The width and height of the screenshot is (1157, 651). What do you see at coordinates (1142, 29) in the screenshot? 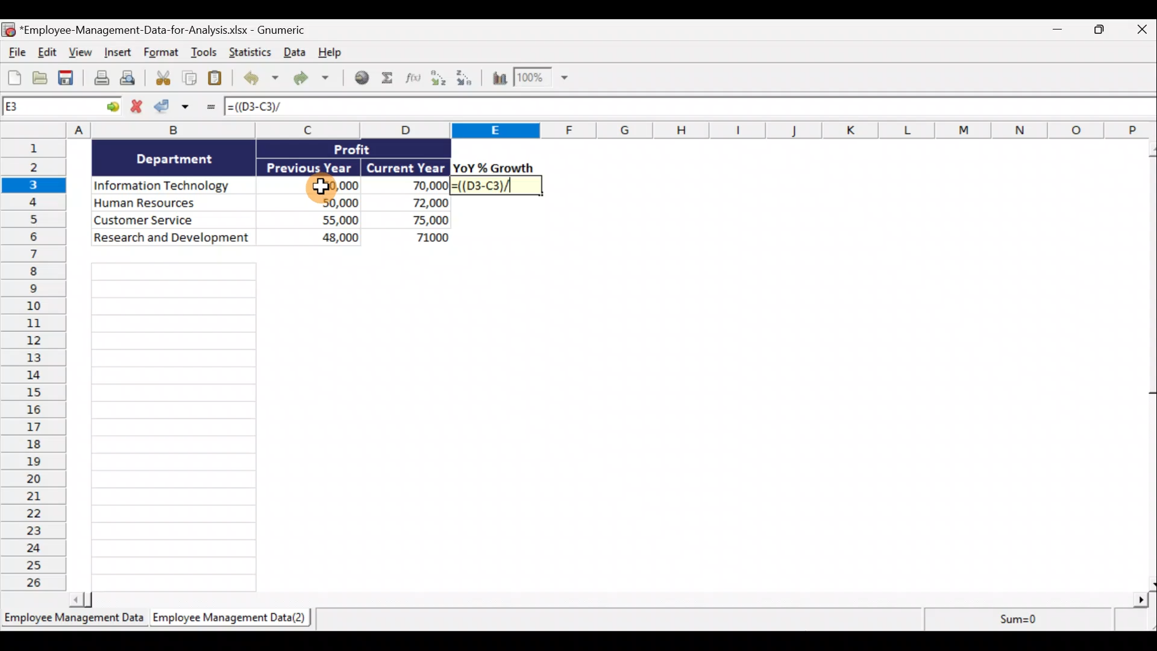
I see `Close` at bounding box center [1142, 29].